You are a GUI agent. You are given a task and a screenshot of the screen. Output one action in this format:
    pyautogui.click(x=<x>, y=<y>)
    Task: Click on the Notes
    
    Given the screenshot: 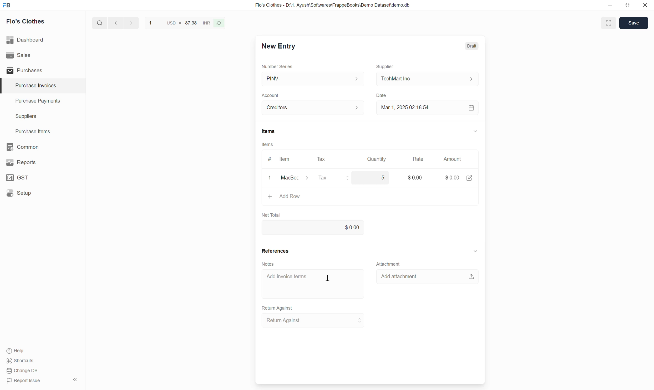 What is the action you would take?
    pyautogui.click(x=268, y=264)
    